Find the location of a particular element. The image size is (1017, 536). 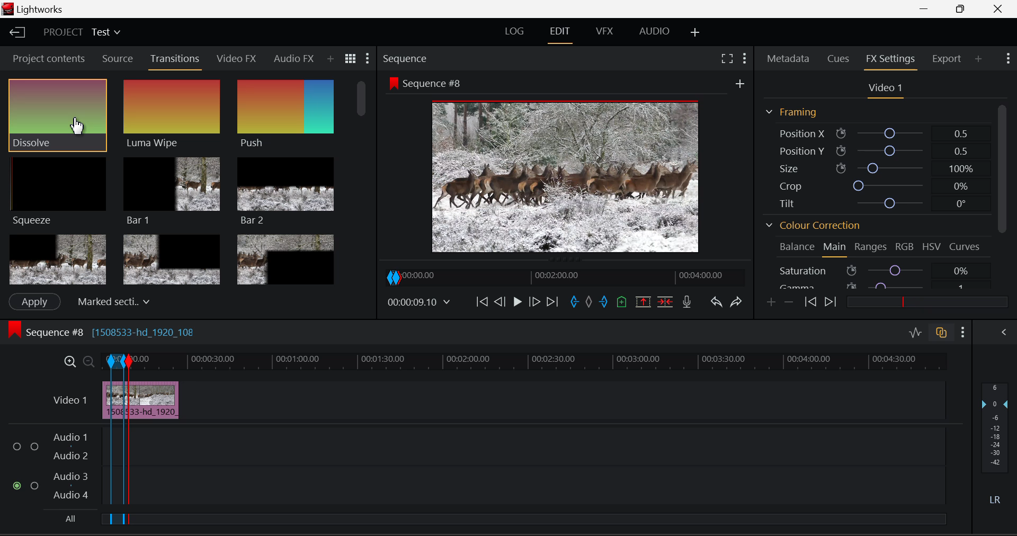

Audio Input Field is located at coordinates (537, 487).